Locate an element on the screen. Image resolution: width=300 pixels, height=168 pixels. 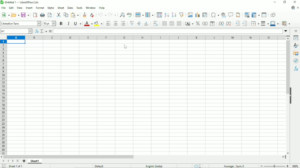
Merge and center is located at coordinates (165, 24).